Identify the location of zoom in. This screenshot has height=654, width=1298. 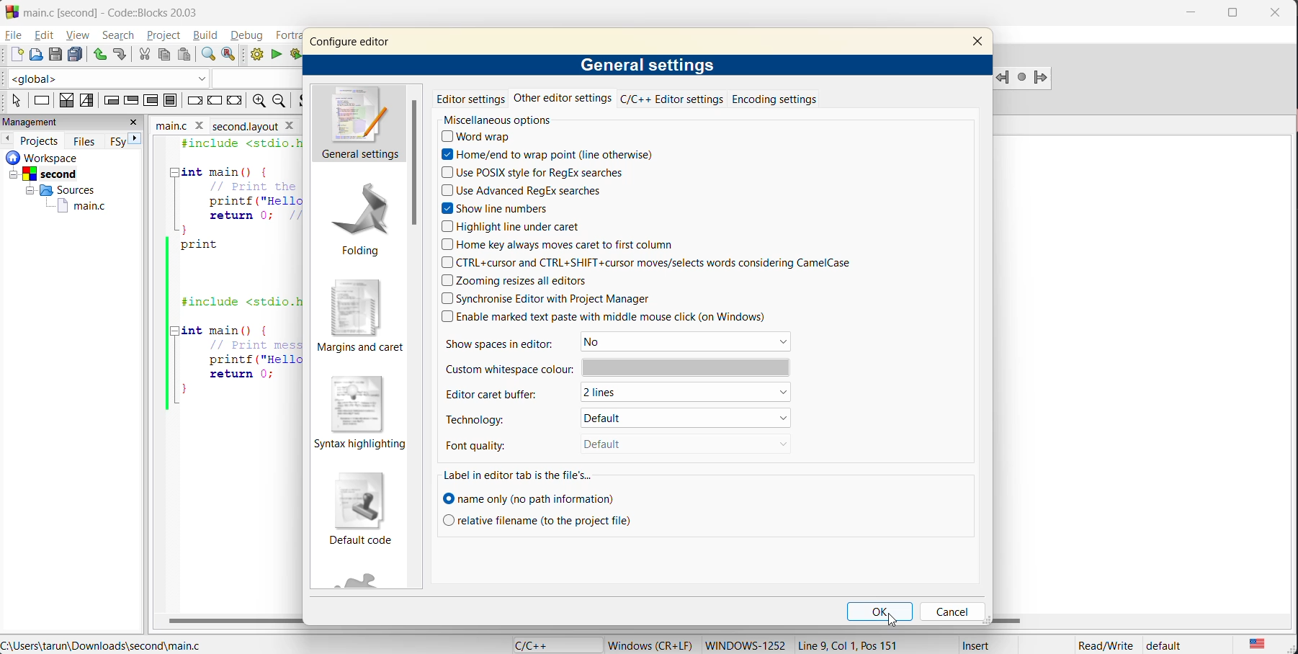
(280, 103).